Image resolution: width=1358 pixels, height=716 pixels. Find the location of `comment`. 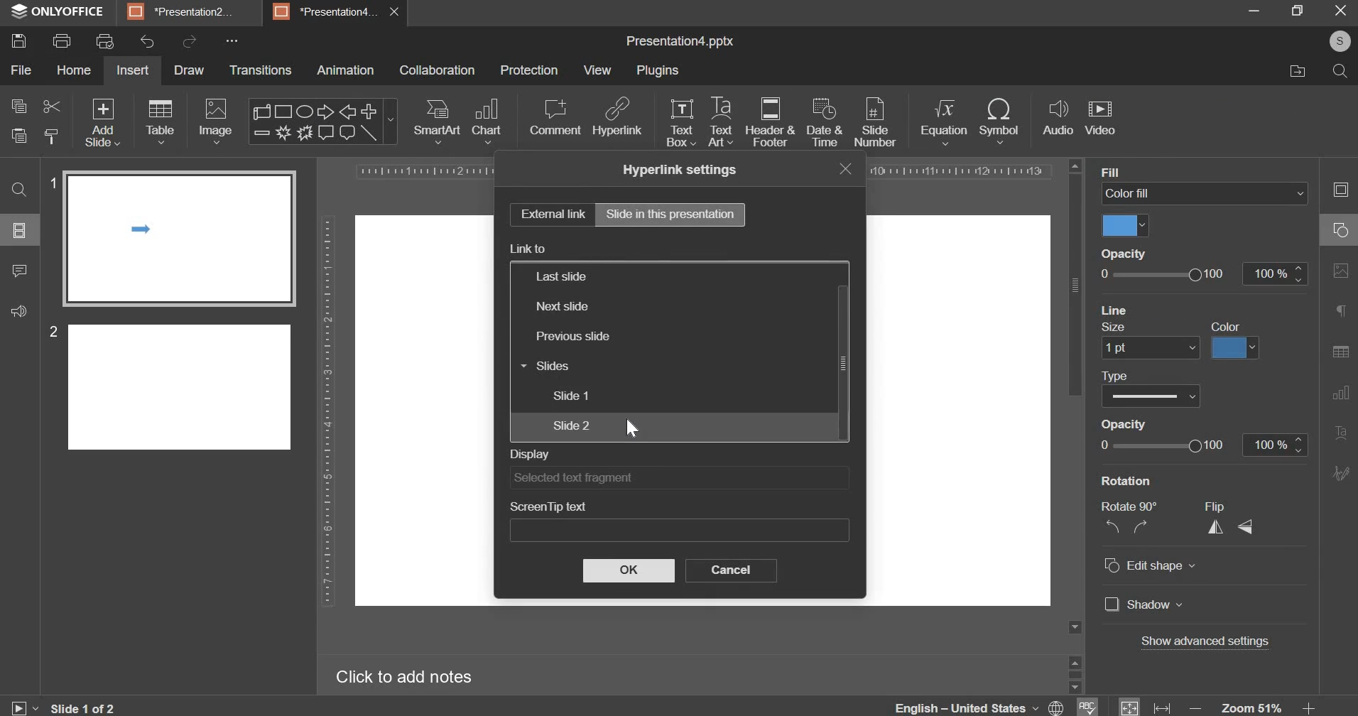

comment is located at coordinates (21, 276).